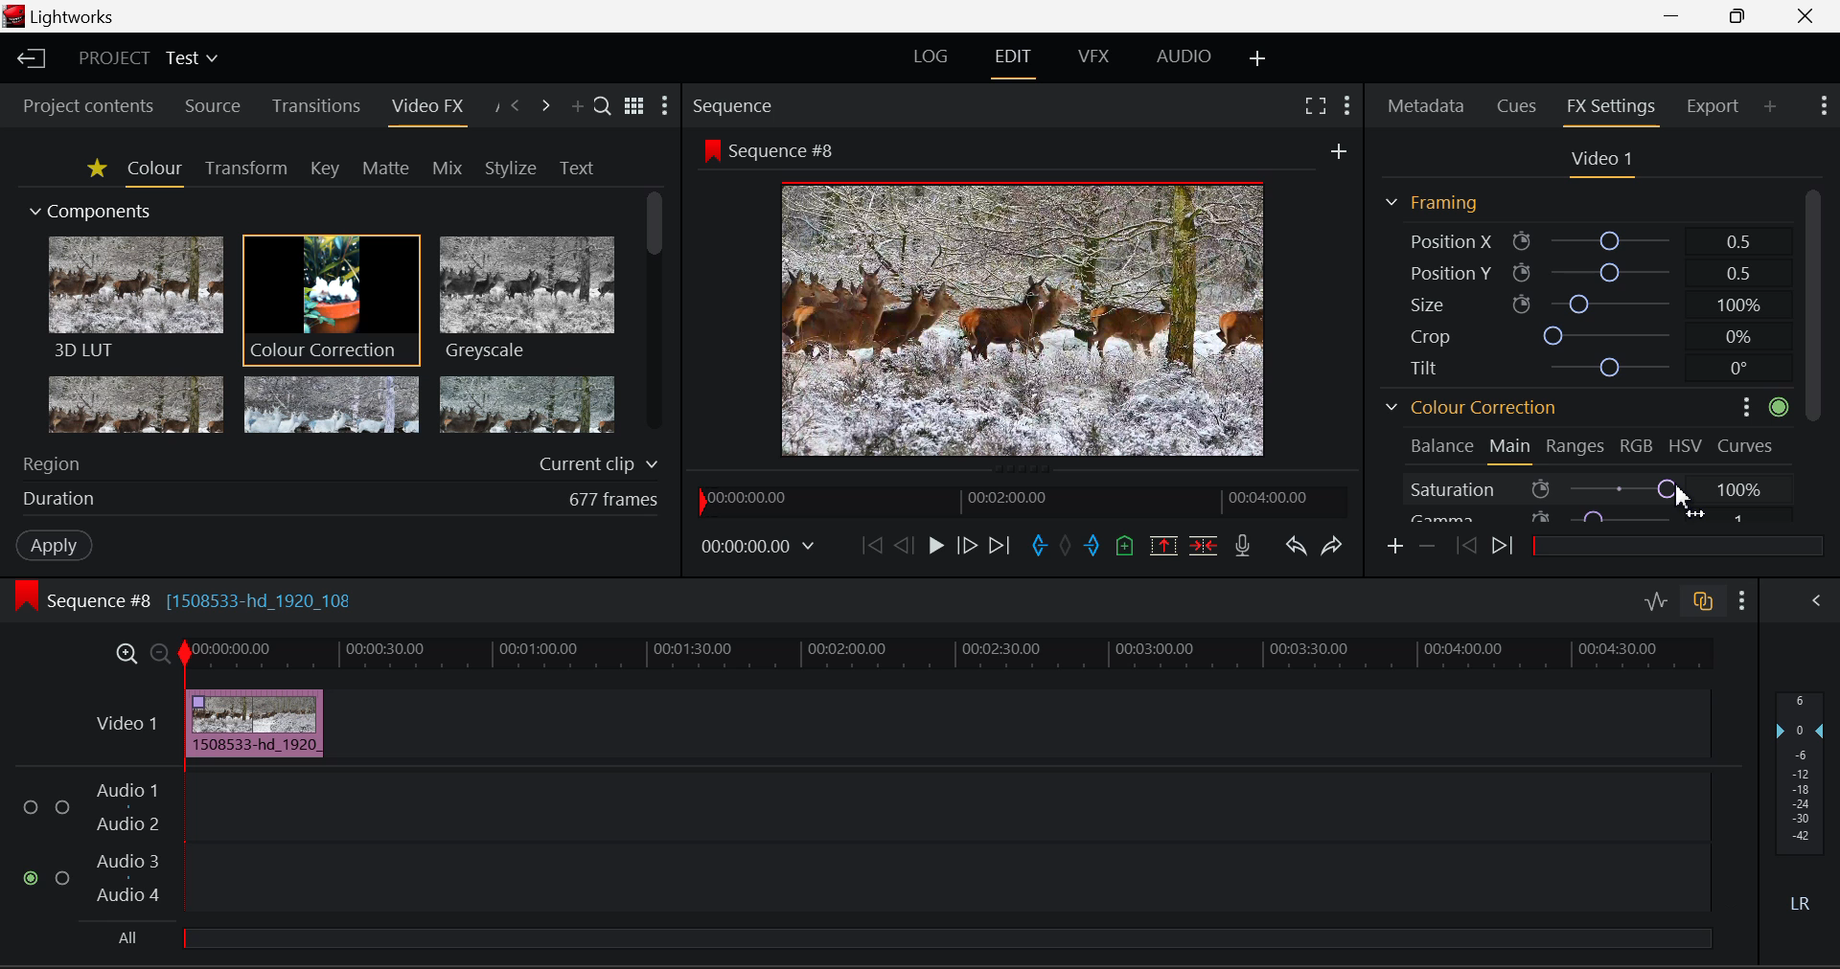 The image size is (1840, 969). Describe the element at coordinates (316, 105) in the screenshot. I see `Transitions` at that location.